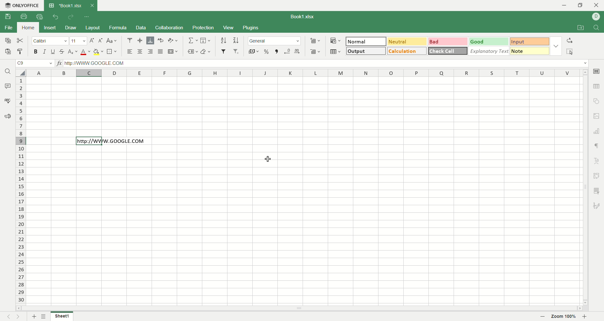  What do you see at coordinates (596, 86) in the screenshot?
I see `table option` at bounding box center [596, 86].